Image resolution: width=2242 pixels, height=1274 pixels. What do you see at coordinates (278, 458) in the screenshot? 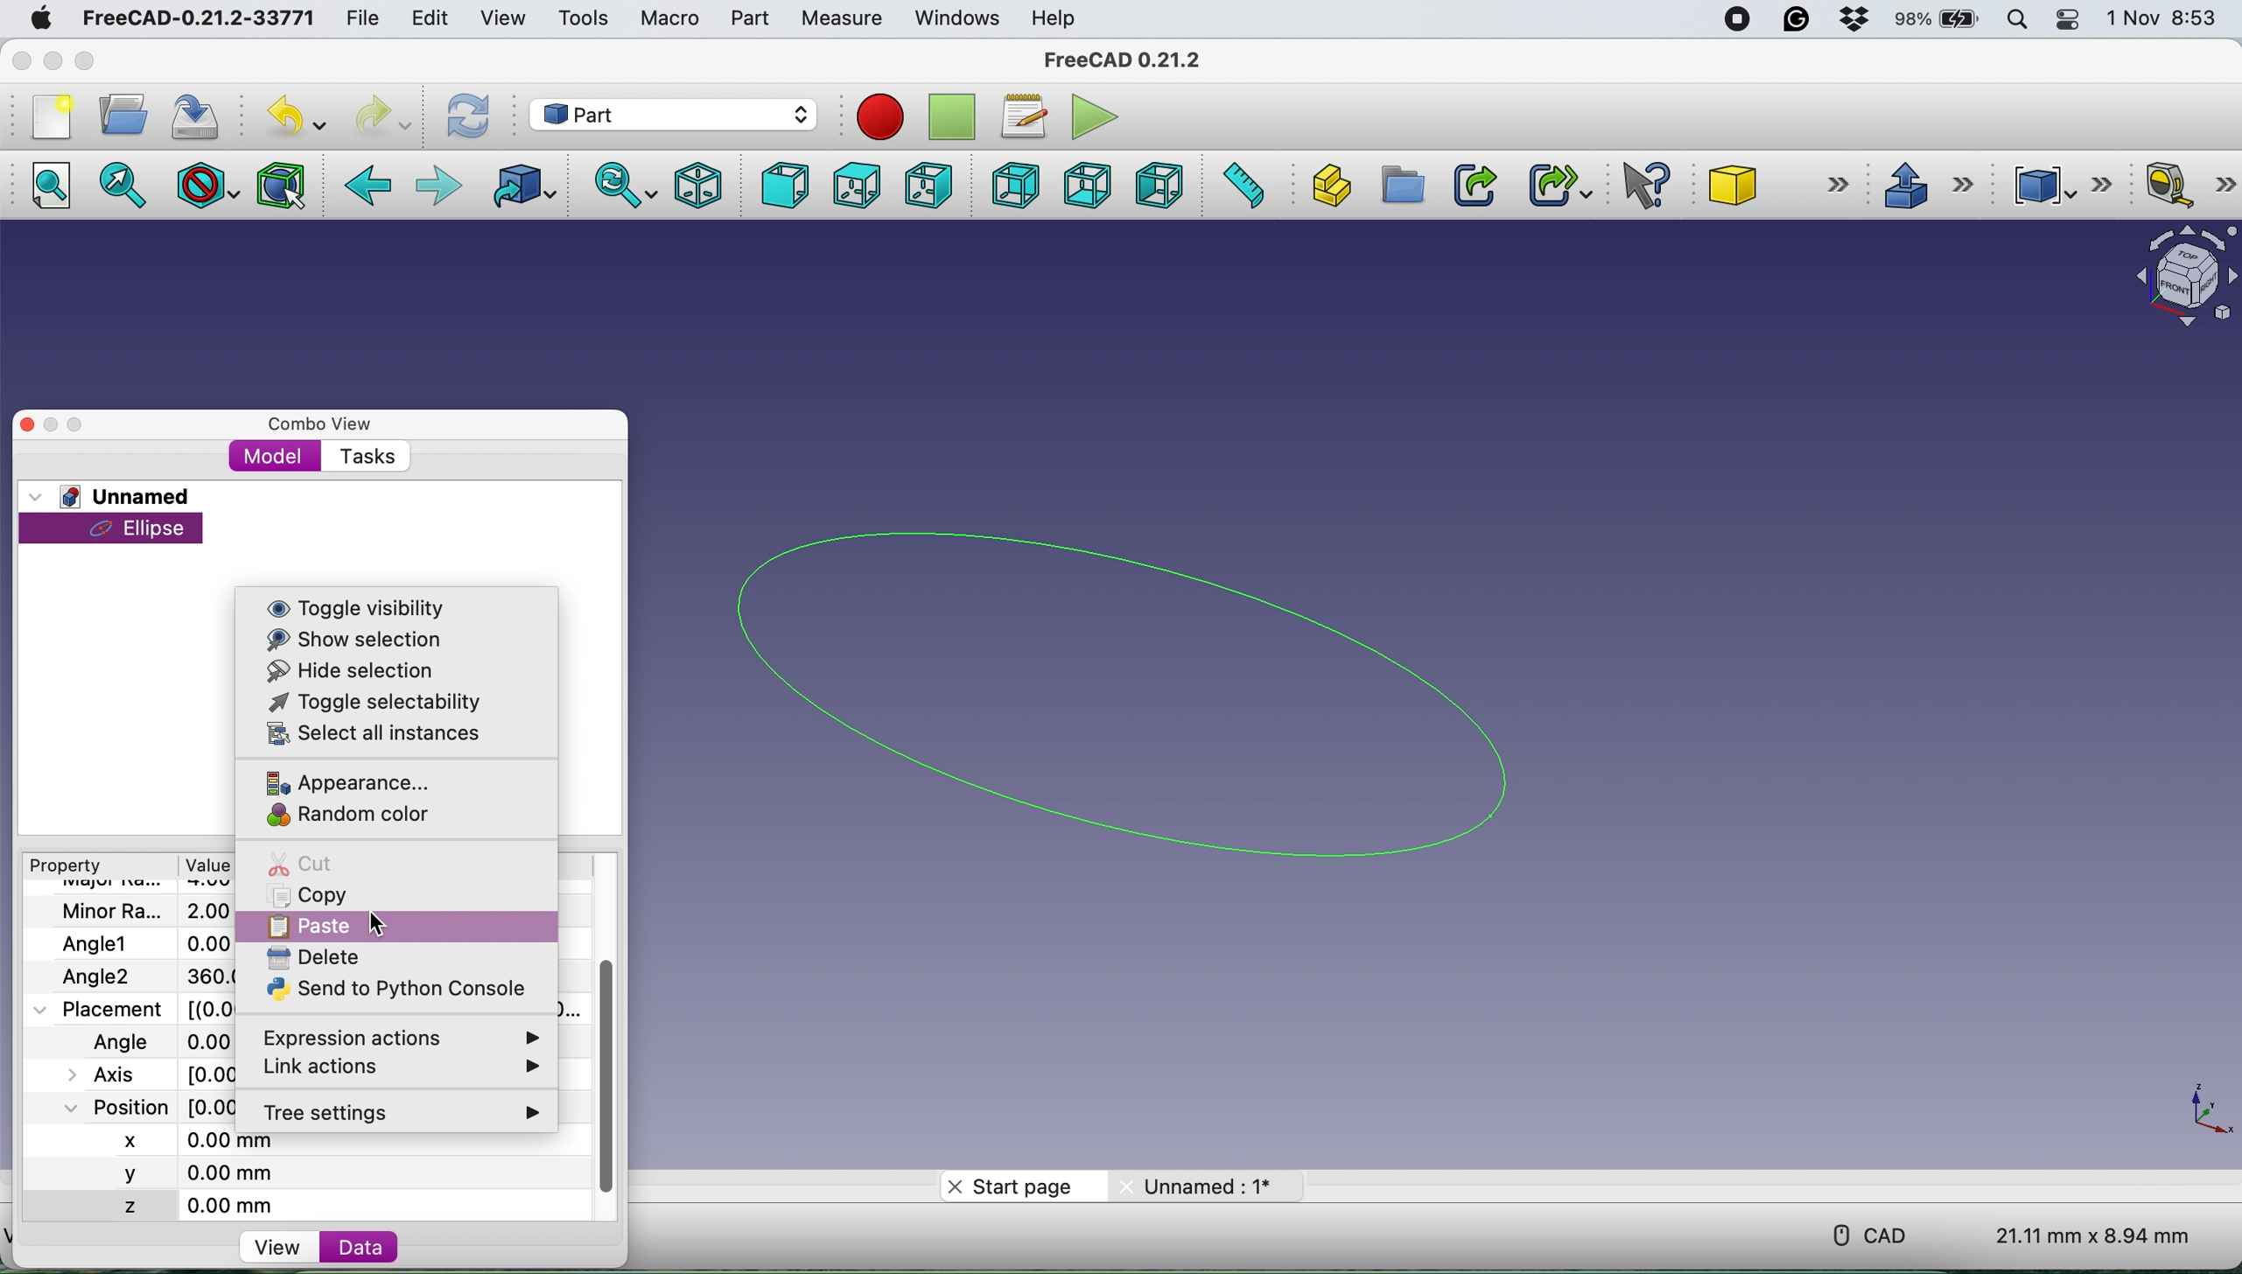
I see `model` at bounding box center [278, 458].